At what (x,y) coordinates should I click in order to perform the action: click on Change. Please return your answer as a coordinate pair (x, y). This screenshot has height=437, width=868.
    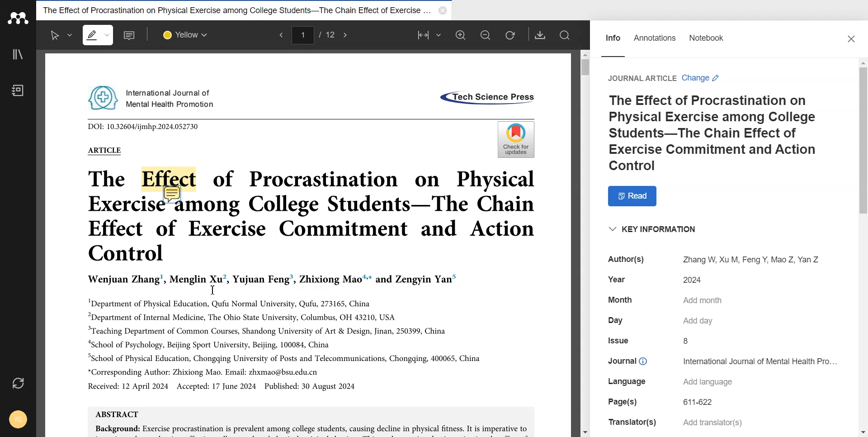
    Looking at the image, I should click on (703, 78).